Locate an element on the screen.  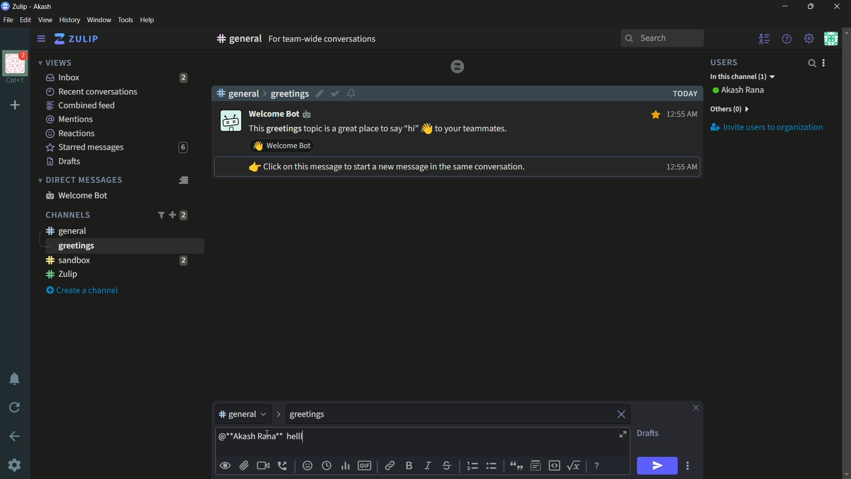
2 unread messages is located at coordinates (183, 215).